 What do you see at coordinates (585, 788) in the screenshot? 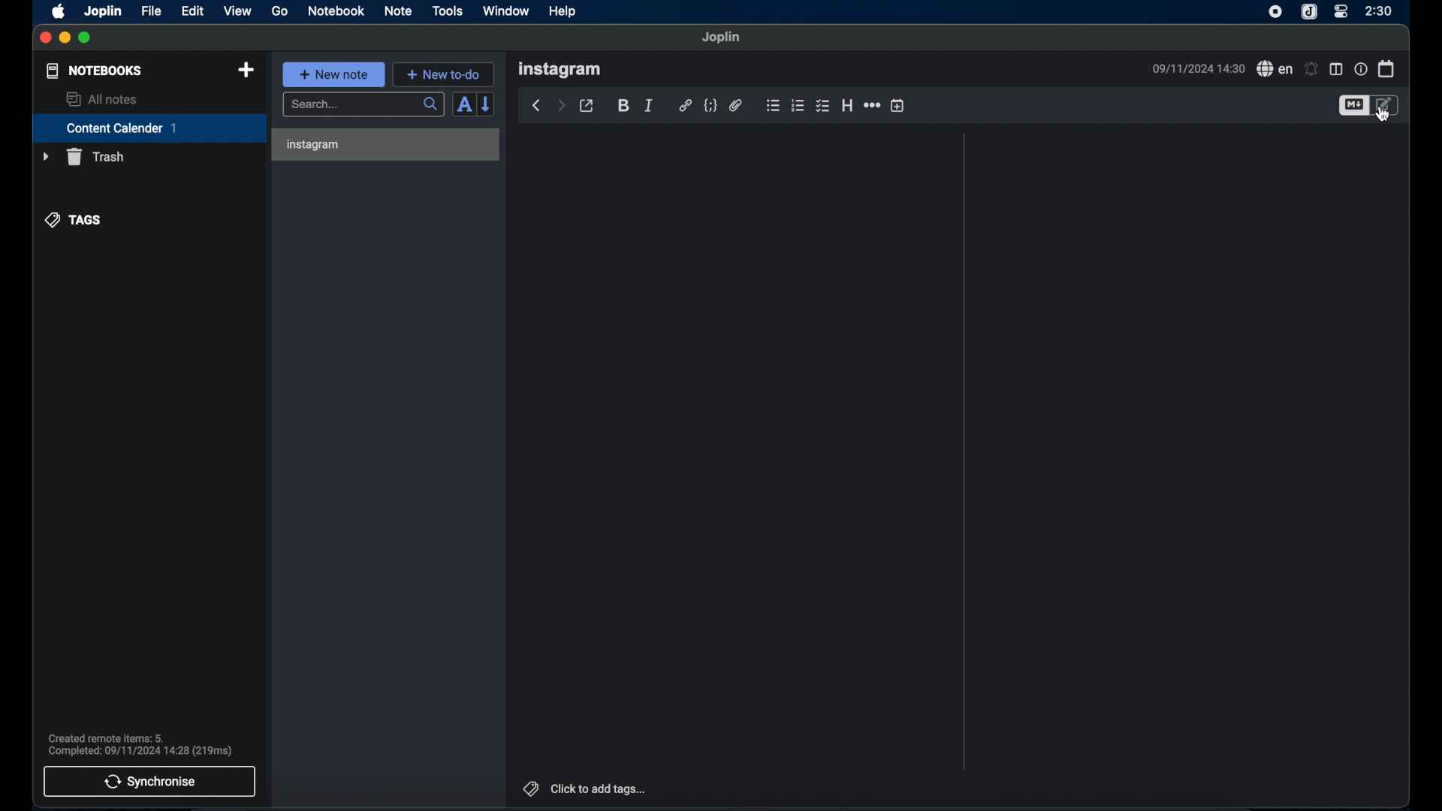
I see `click to add tags` at bounding box center [585, 788].